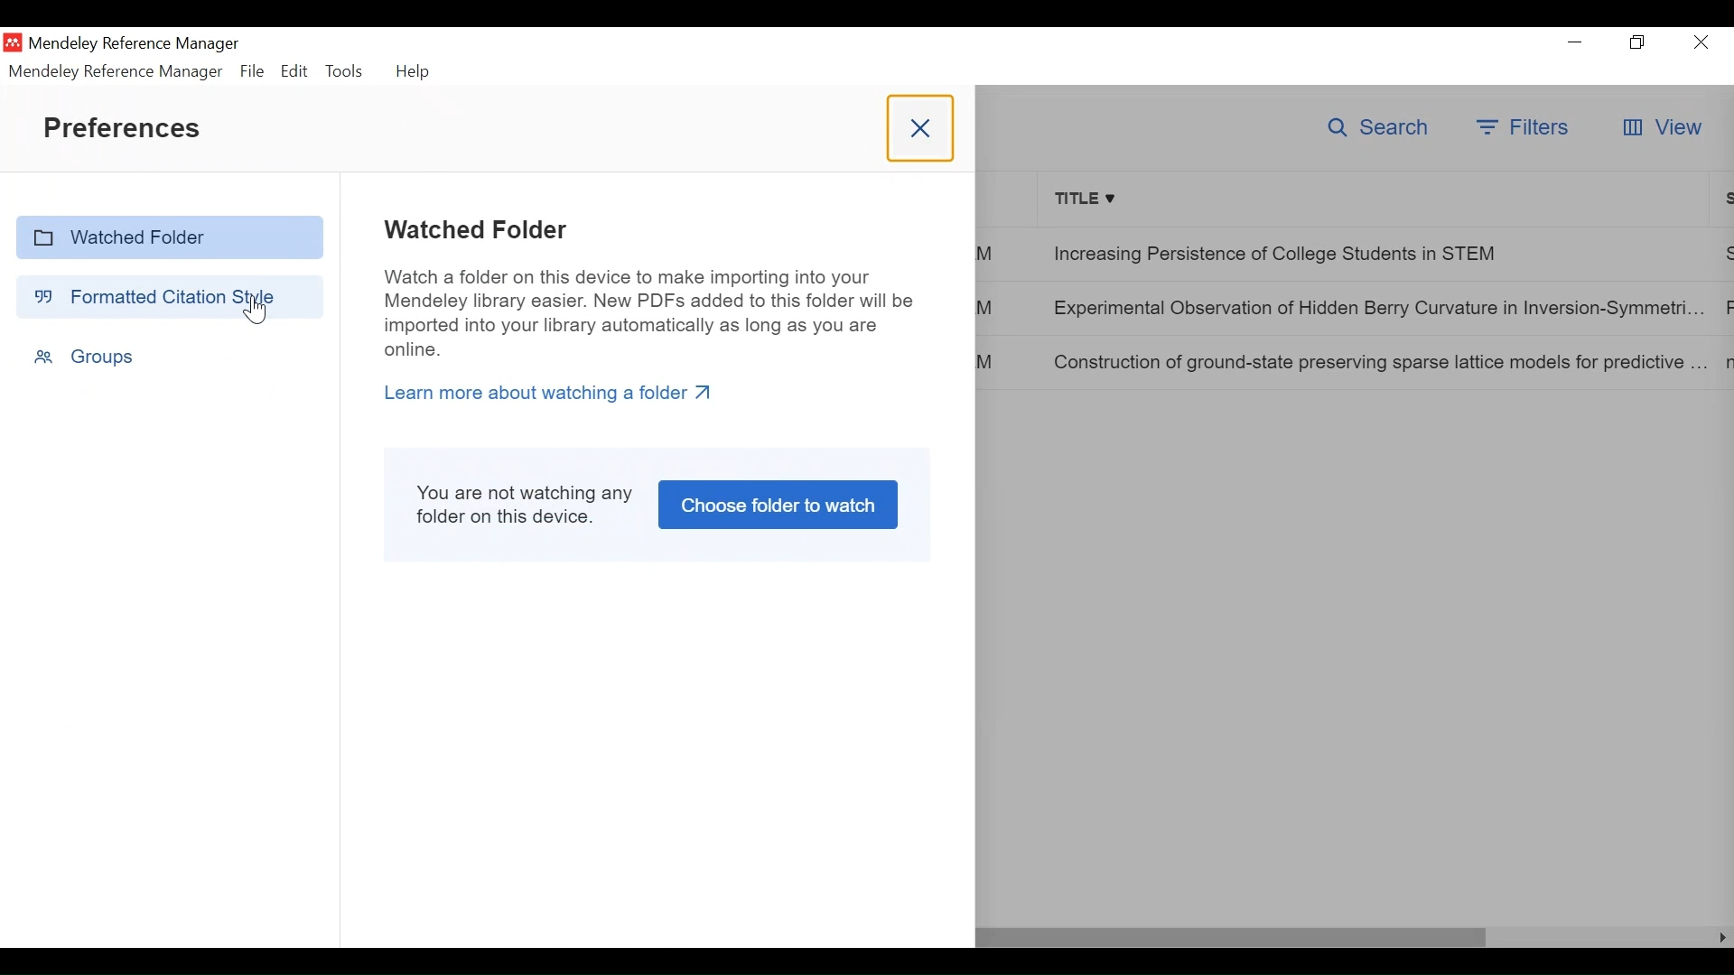 The width and height of the screenshot is (1734, 975). What do you see at coordinates (117, 71) in the screenshot?
I see `Mendeley Reference Manager` at bounding box center [117, 71].